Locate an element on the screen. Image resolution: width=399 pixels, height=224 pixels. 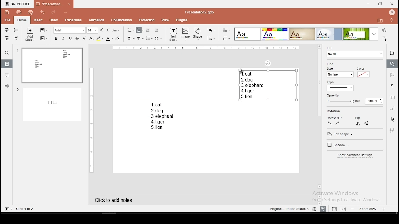
fit to slide is located at coordinates (334, 208).